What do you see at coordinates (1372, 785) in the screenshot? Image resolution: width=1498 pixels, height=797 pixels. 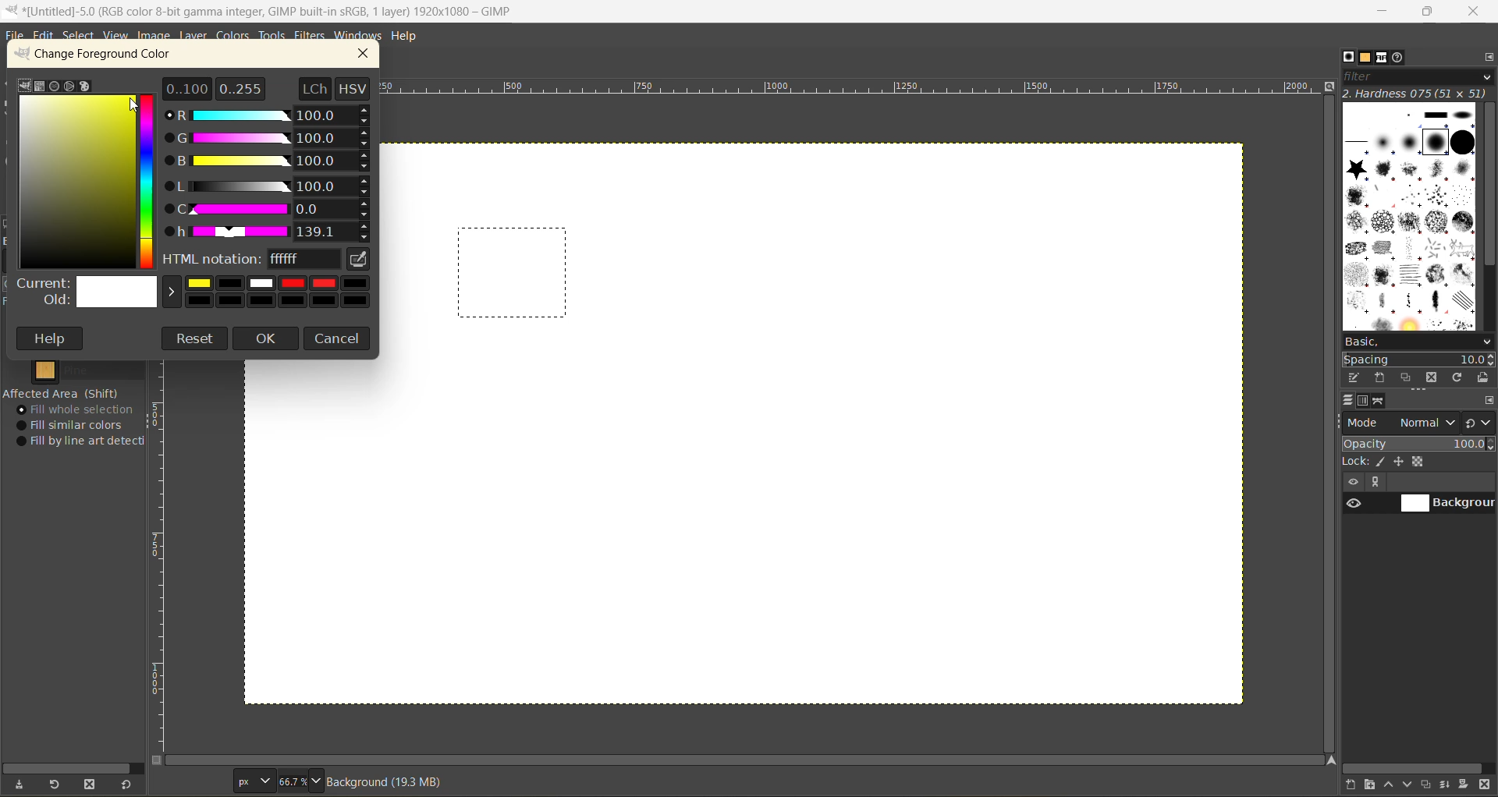 I see `create a new layer group` at bounding box center [1372, 785].